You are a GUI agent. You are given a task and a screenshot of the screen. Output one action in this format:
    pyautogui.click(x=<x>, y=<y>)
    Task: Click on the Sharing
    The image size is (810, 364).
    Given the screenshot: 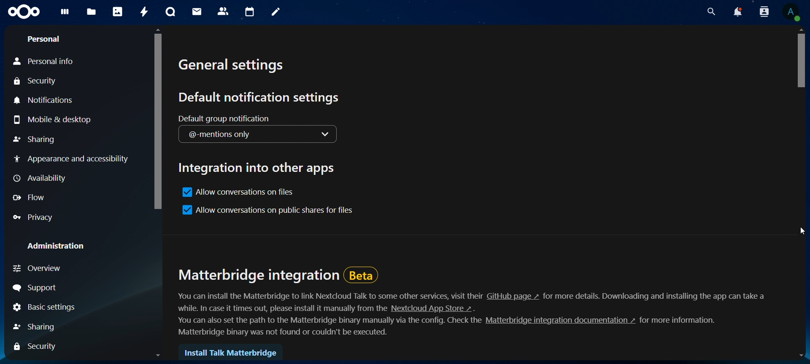 What is the action you would take?
    pyautogui.click(x=35, y=141)
    